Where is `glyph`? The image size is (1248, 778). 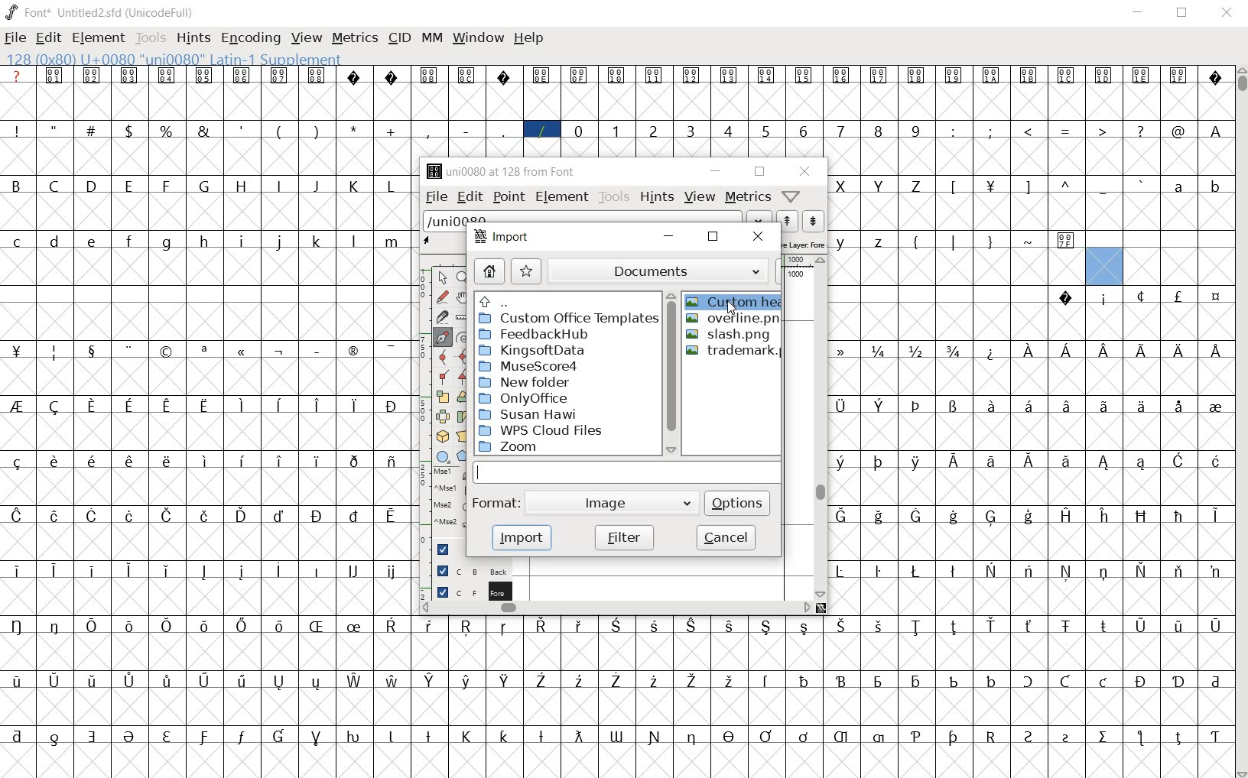
glyph is located at coordinates (130, 627).